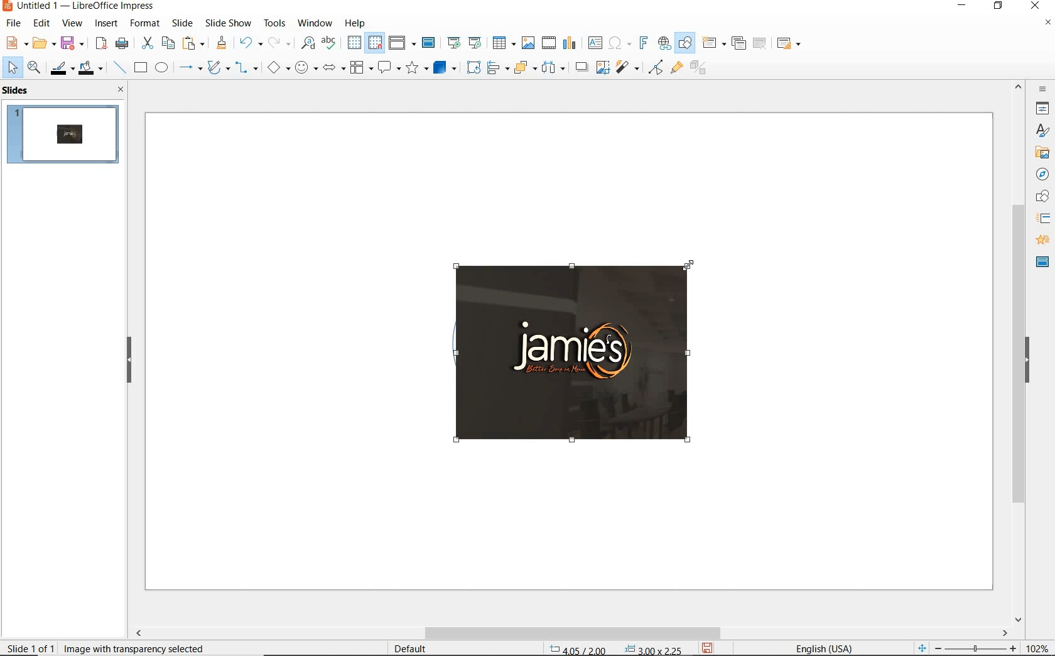 Image resolution: width=1055 pixels, height=656 pixels. I want to click on slide show, so click(227, 23).